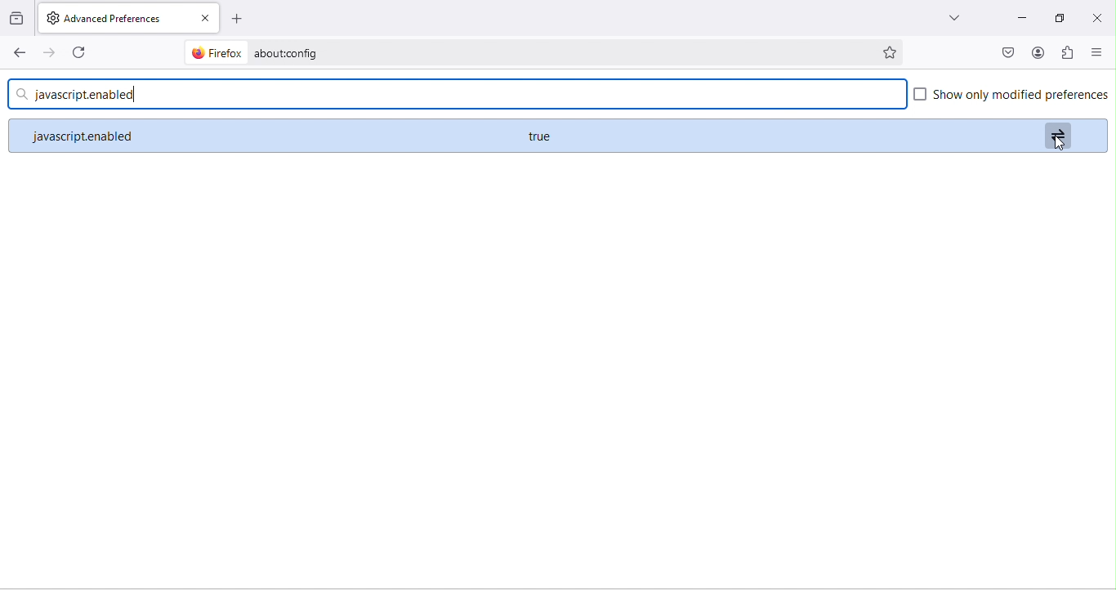 This screenshot has width=1116, height=590. What do you see at coordinates (16, 52) in the screenshot?
I see `back` at bounding box center [16, 52].